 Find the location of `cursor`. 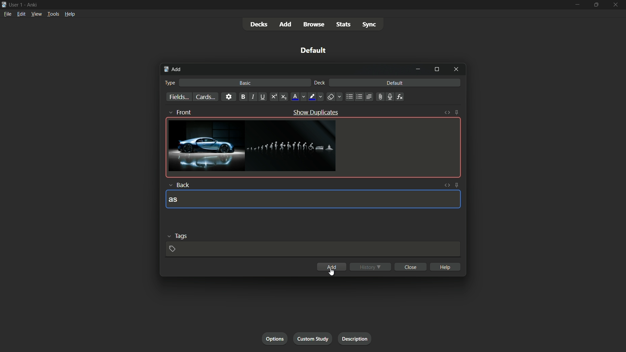

cursor is located at coordinates (333, 272).